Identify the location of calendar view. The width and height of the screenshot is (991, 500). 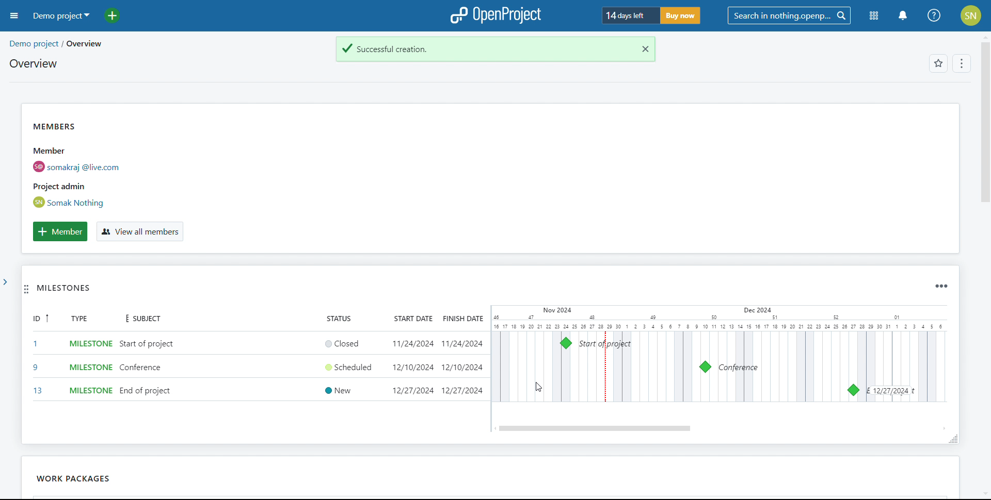
(718, 354).